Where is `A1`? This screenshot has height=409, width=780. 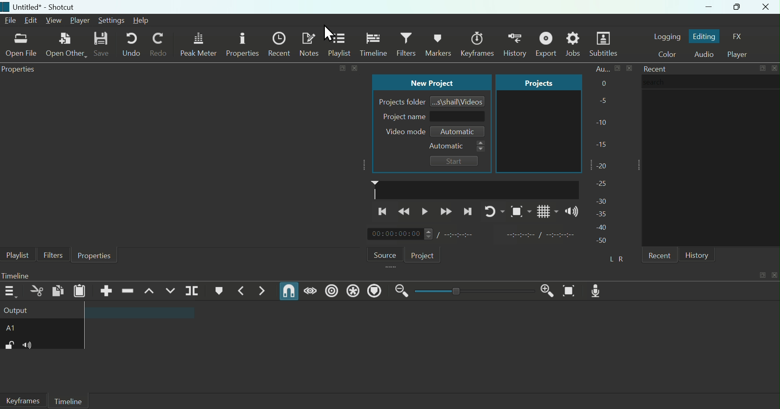 A1 is located at coordinates (20, 329).